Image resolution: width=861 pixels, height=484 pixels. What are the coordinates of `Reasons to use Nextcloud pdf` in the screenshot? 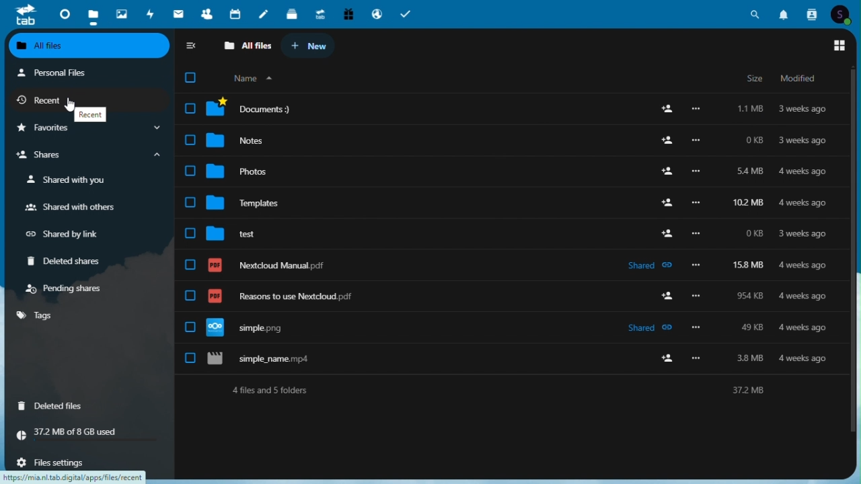 It's located at (502, 292).